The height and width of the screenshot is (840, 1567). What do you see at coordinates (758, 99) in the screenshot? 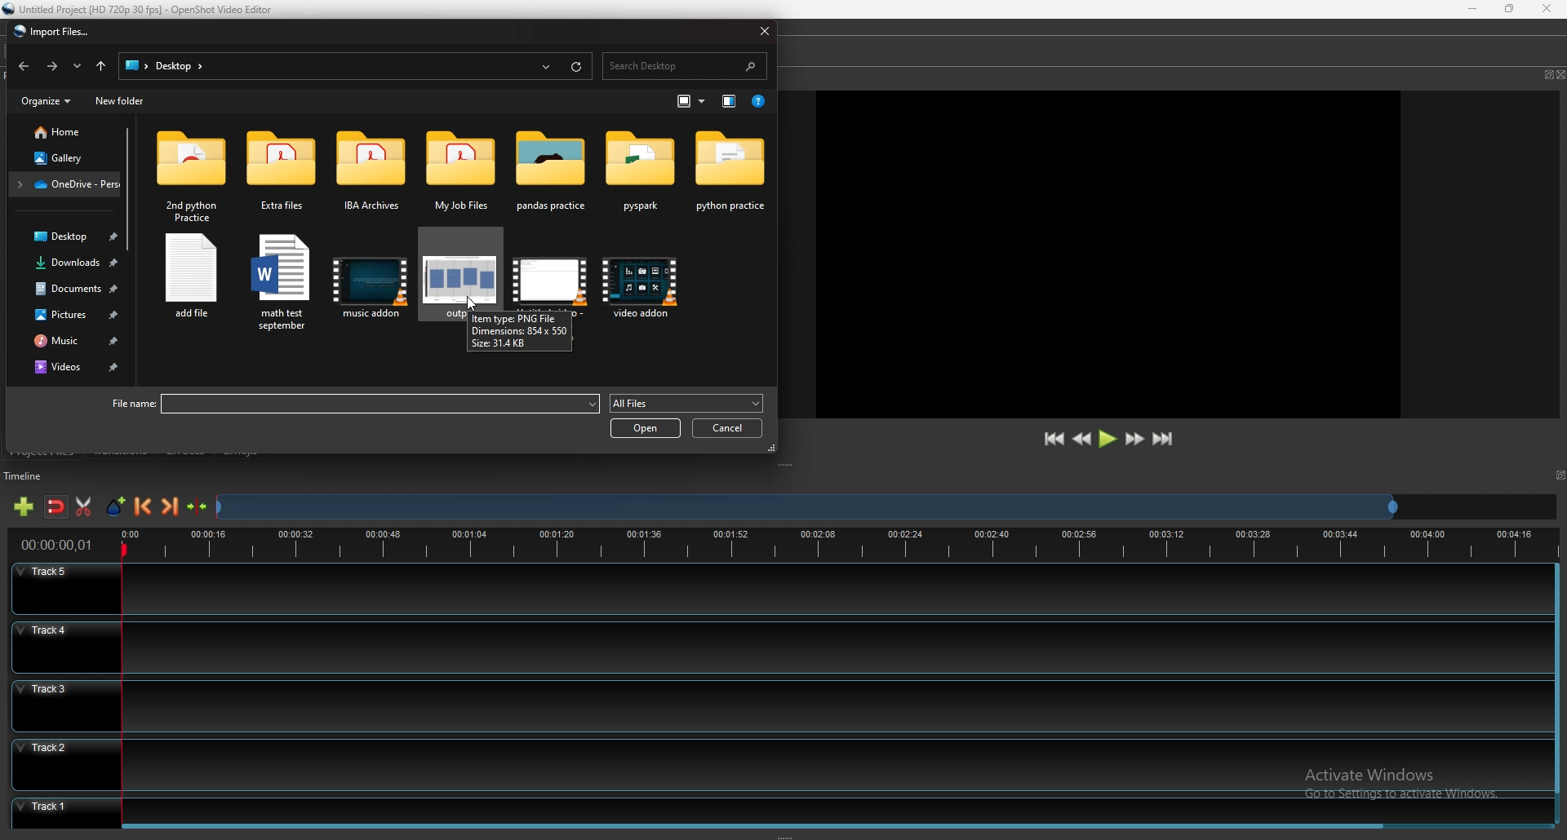
I see `help` at bounding box center [758, 99].